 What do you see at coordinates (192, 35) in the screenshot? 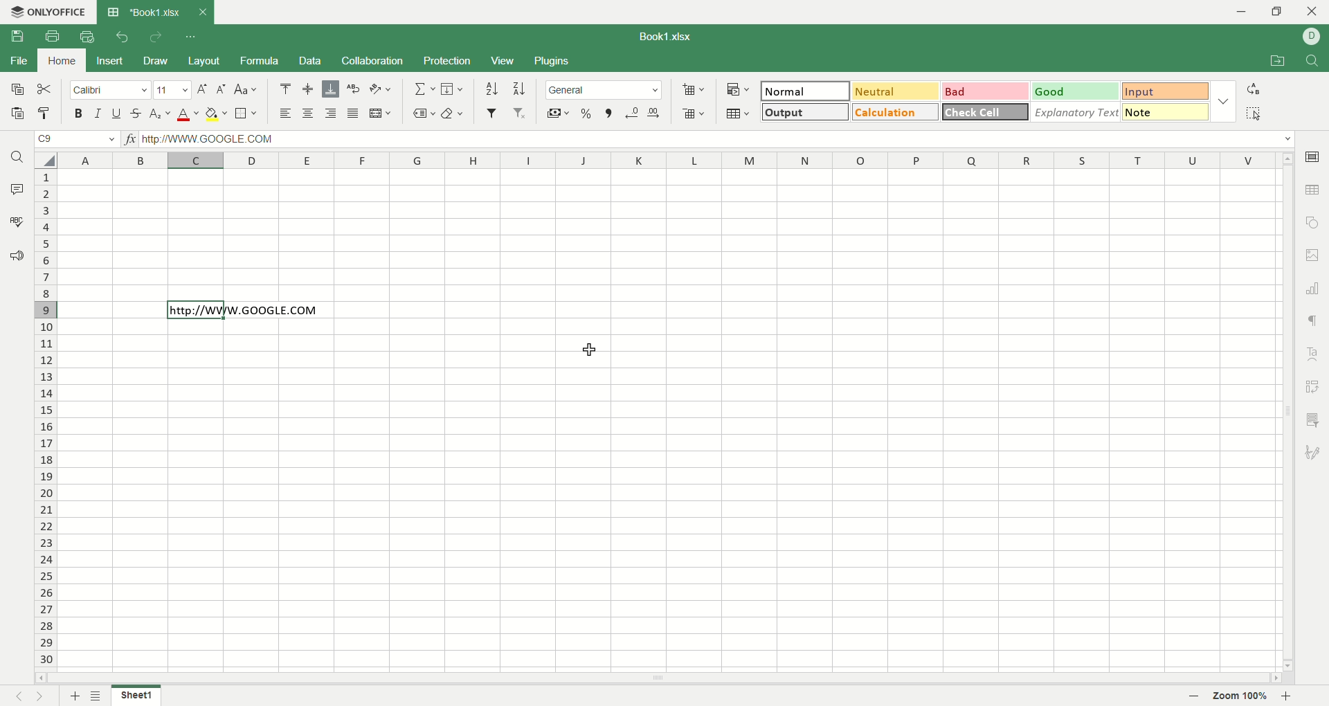
I see `quick settings` at bounding box center [192, 35].